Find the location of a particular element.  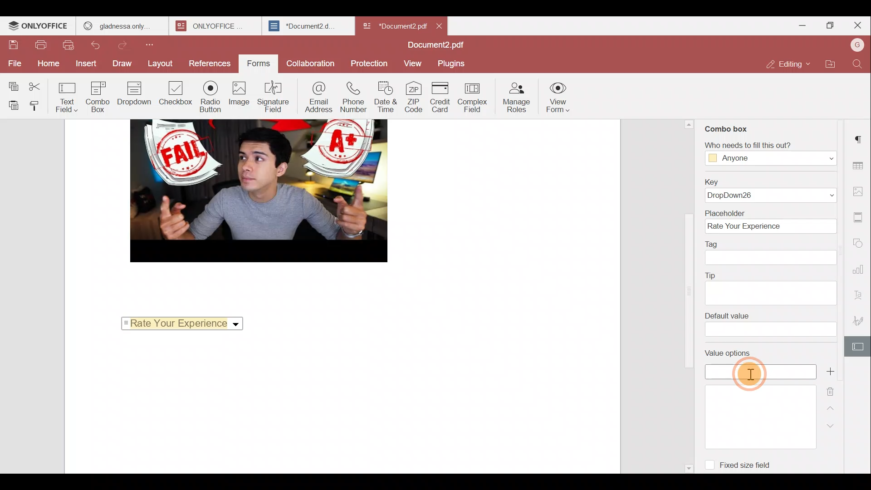

Close is located at coordinates (440, 24).